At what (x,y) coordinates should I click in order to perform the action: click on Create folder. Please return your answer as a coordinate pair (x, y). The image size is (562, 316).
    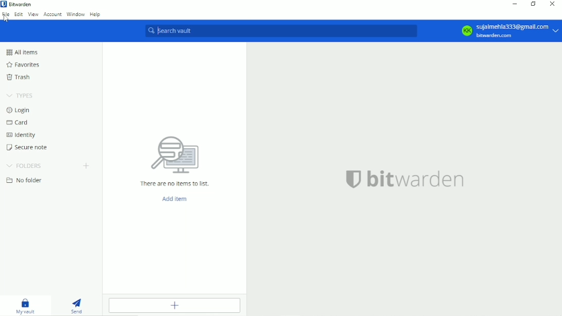
    Looking at the image, I should click on (86, 166).